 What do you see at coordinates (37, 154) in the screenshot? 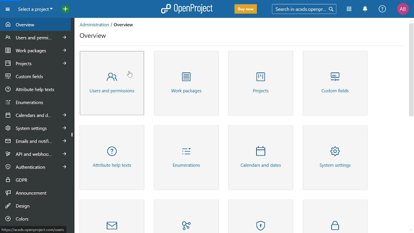
I see `API and webhooks` at bounding box center [37, 154].